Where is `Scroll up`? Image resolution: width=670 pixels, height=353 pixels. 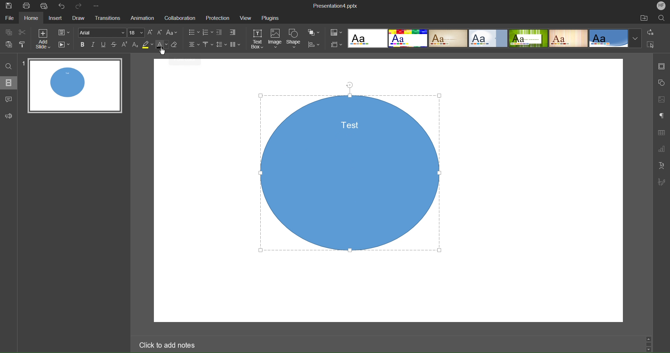 Scroll up is located at coordinates (649, 337).